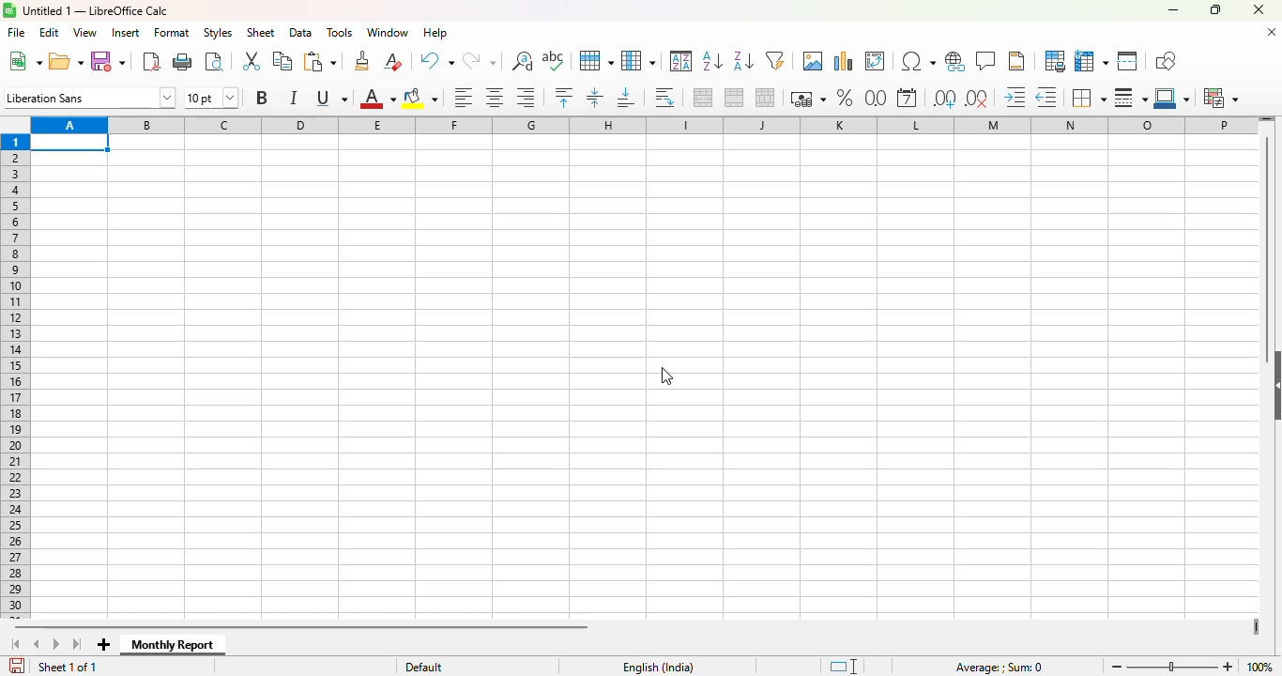  Describe the element at coordinates (1171, 10) in the screenshot. I see `minimize` at that location.